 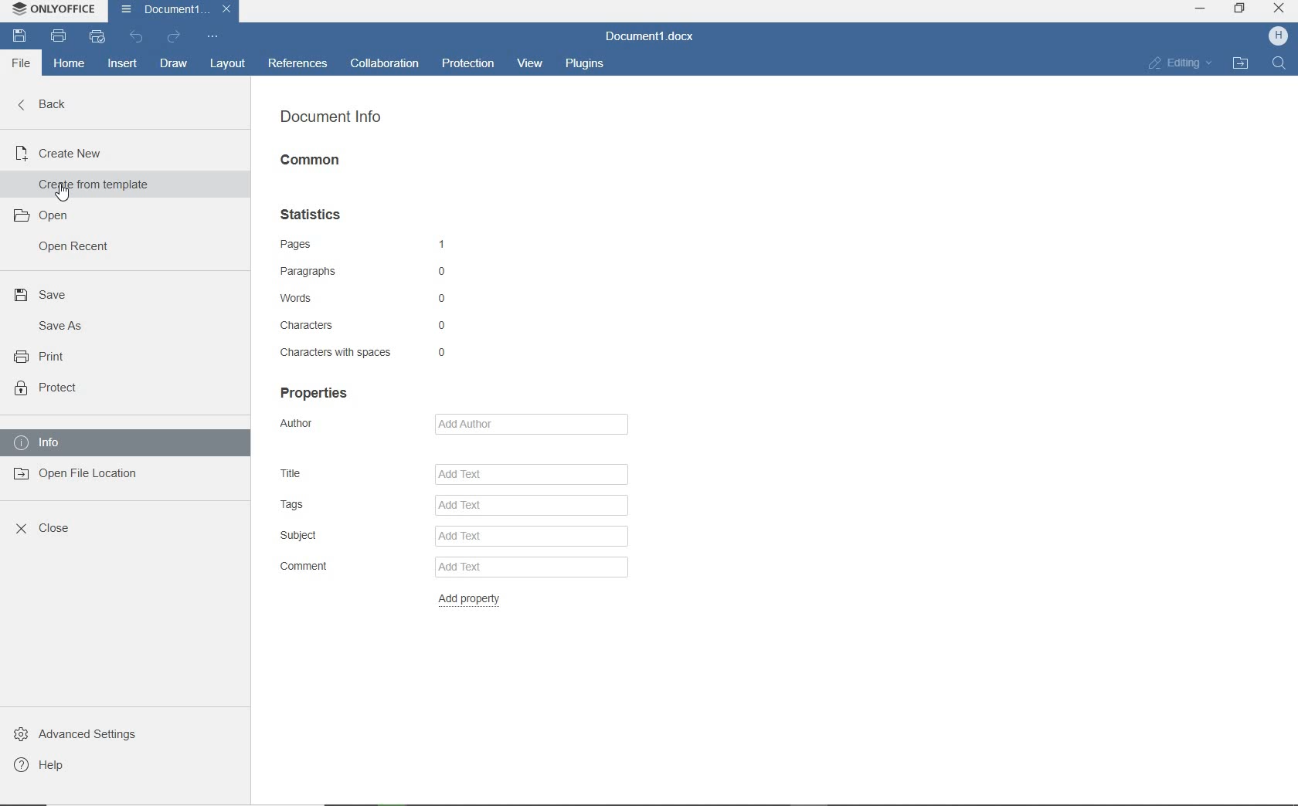 I want to click on close, so click(x=45, y=529).